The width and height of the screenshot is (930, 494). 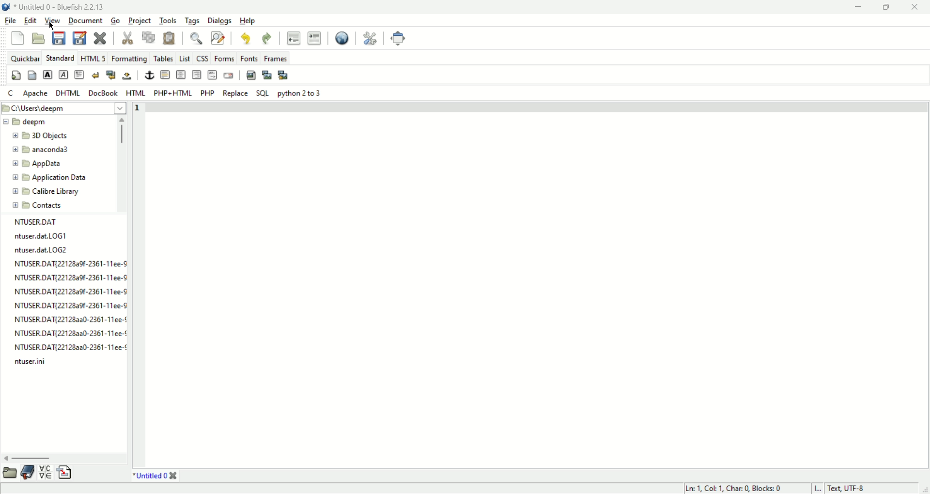 I want to click on cursor, so click(x=52, y=27).